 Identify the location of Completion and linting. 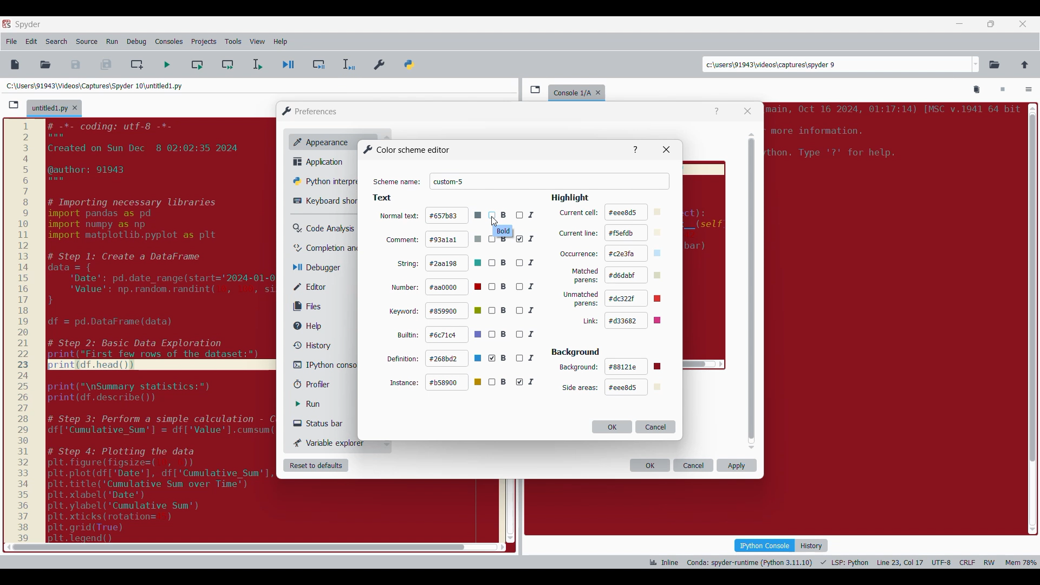
(326, 248).